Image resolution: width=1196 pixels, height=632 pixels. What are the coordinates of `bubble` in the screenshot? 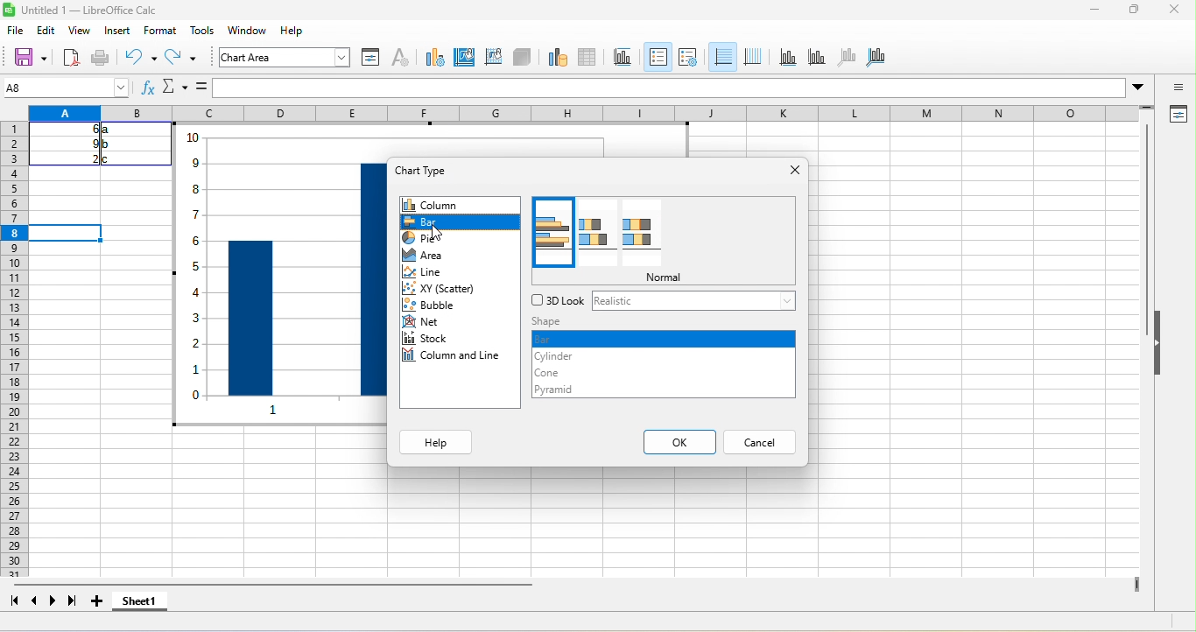 It's located at (435, 308).